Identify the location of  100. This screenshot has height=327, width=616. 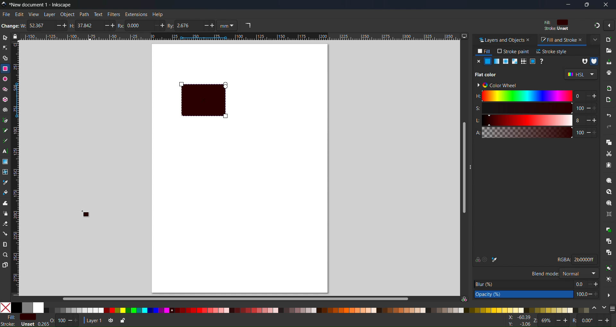
(579, 133).